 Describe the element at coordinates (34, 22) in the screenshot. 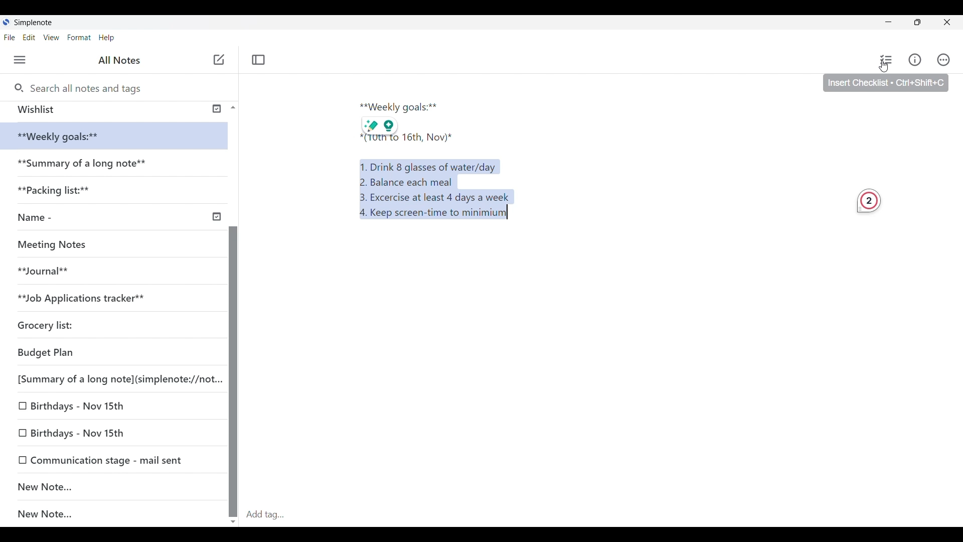

I see `Simple note` at that location.